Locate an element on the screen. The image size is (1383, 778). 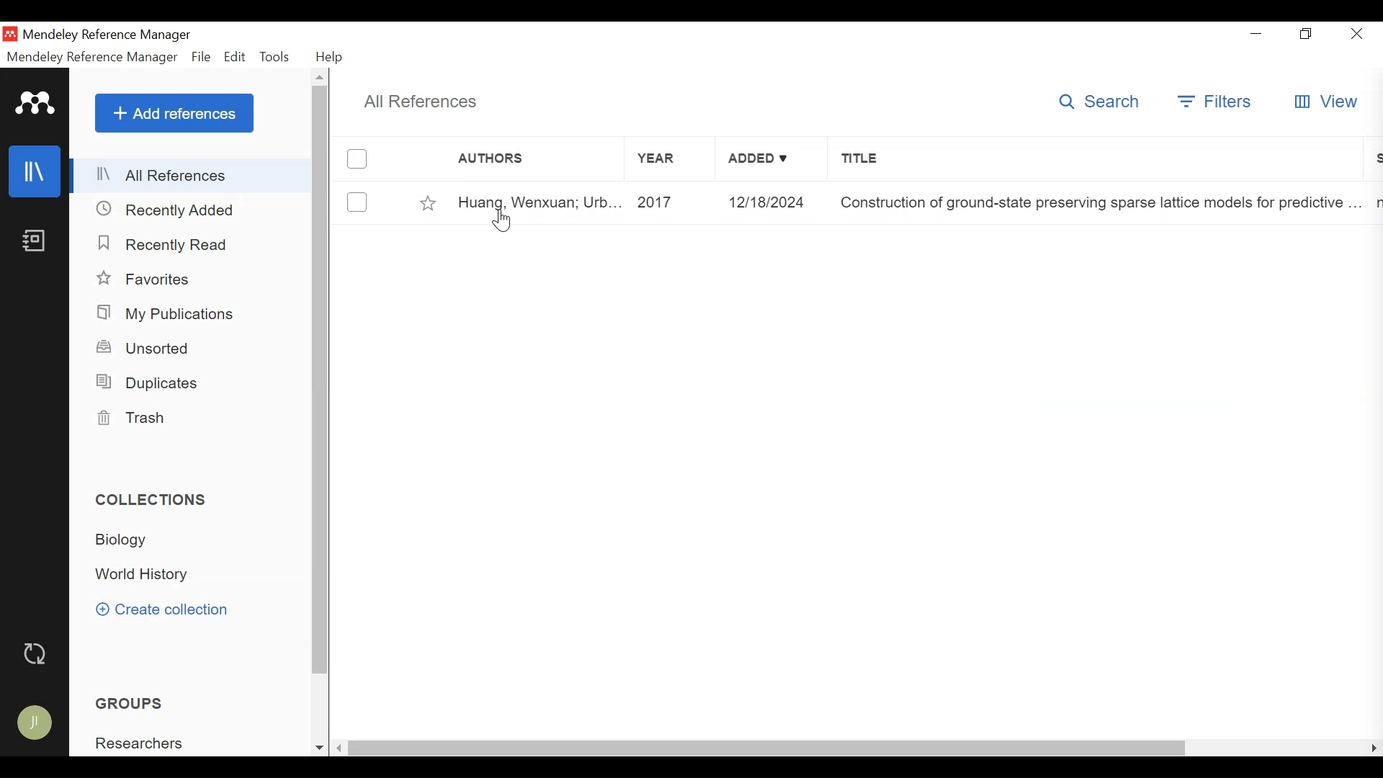
Collection is located at coordinates (146, 576).